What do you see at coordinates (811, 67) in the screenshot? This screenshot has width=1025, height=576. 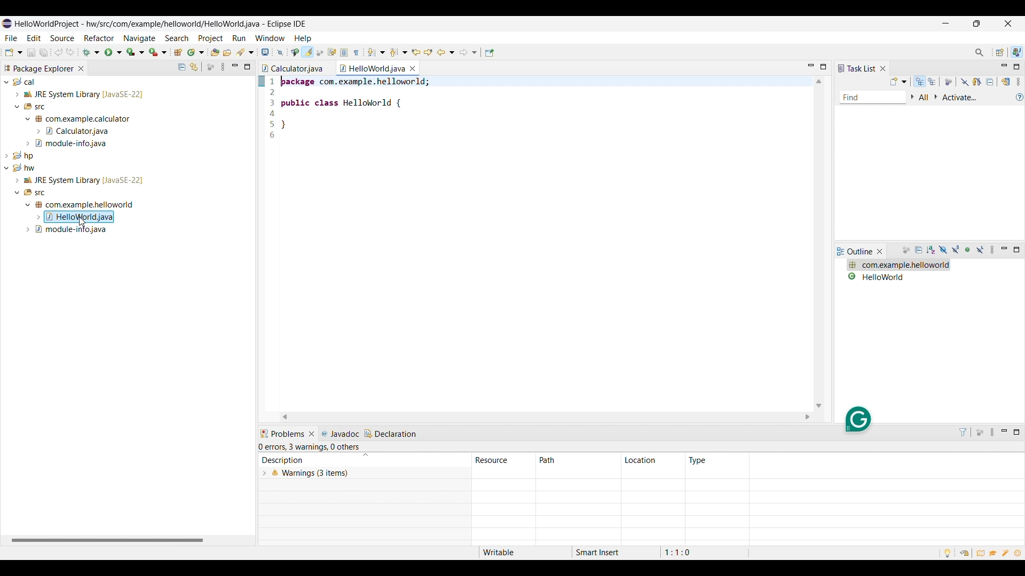 I see `Minimize` at bounding box center [811, 67].